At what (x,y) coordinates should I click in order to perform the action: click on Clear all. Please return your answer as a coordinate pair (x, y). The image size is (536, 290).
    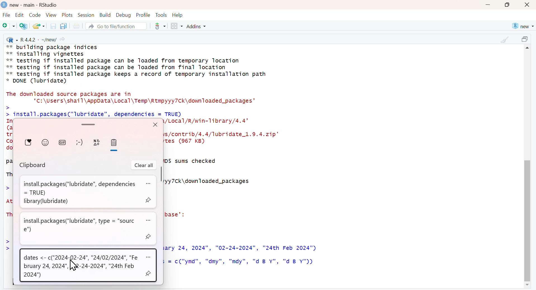
    Looking at the image, I should click on (144, 165).